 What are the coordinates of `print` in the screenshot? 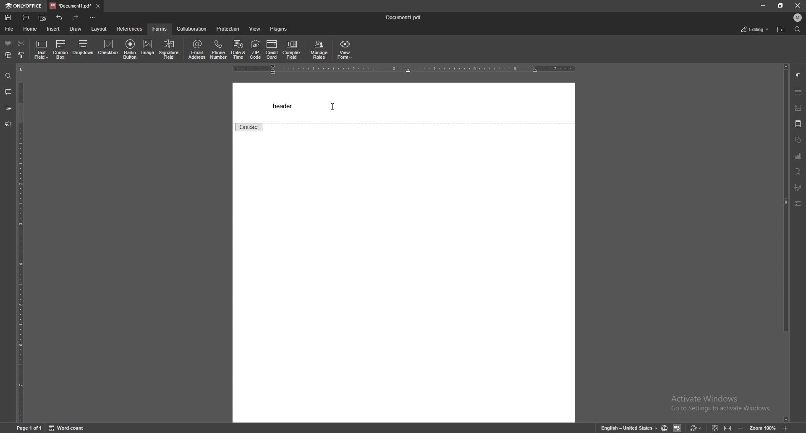 It's located at (26, 17).